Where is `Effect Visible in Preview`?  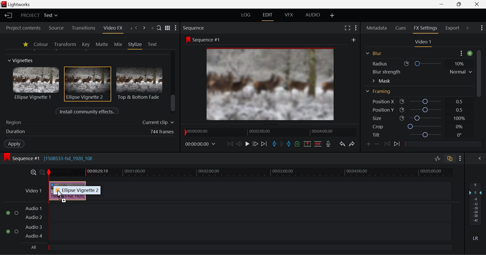 Effect Visible in Preview is located at coordinates (263, 79).